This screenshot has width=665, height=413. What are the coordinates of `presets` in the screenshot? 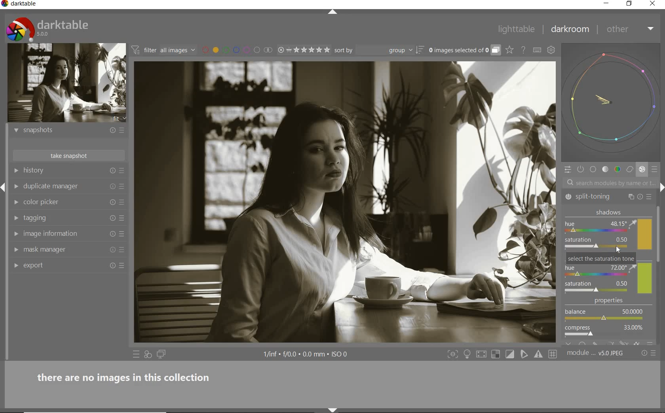 It's located at (650, 197).